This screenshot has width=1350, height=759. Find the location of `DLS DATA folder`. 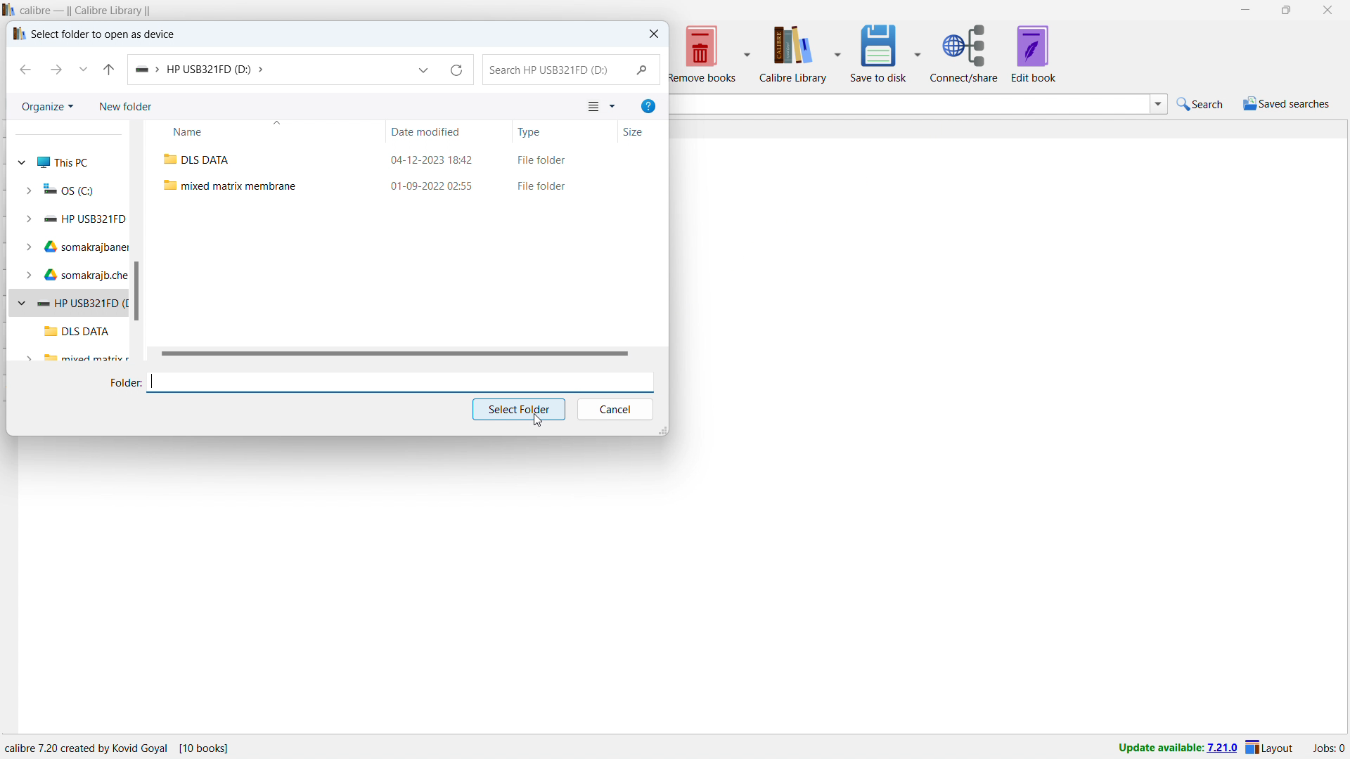

DLS DATA folder is located at coordinates (380, 157).